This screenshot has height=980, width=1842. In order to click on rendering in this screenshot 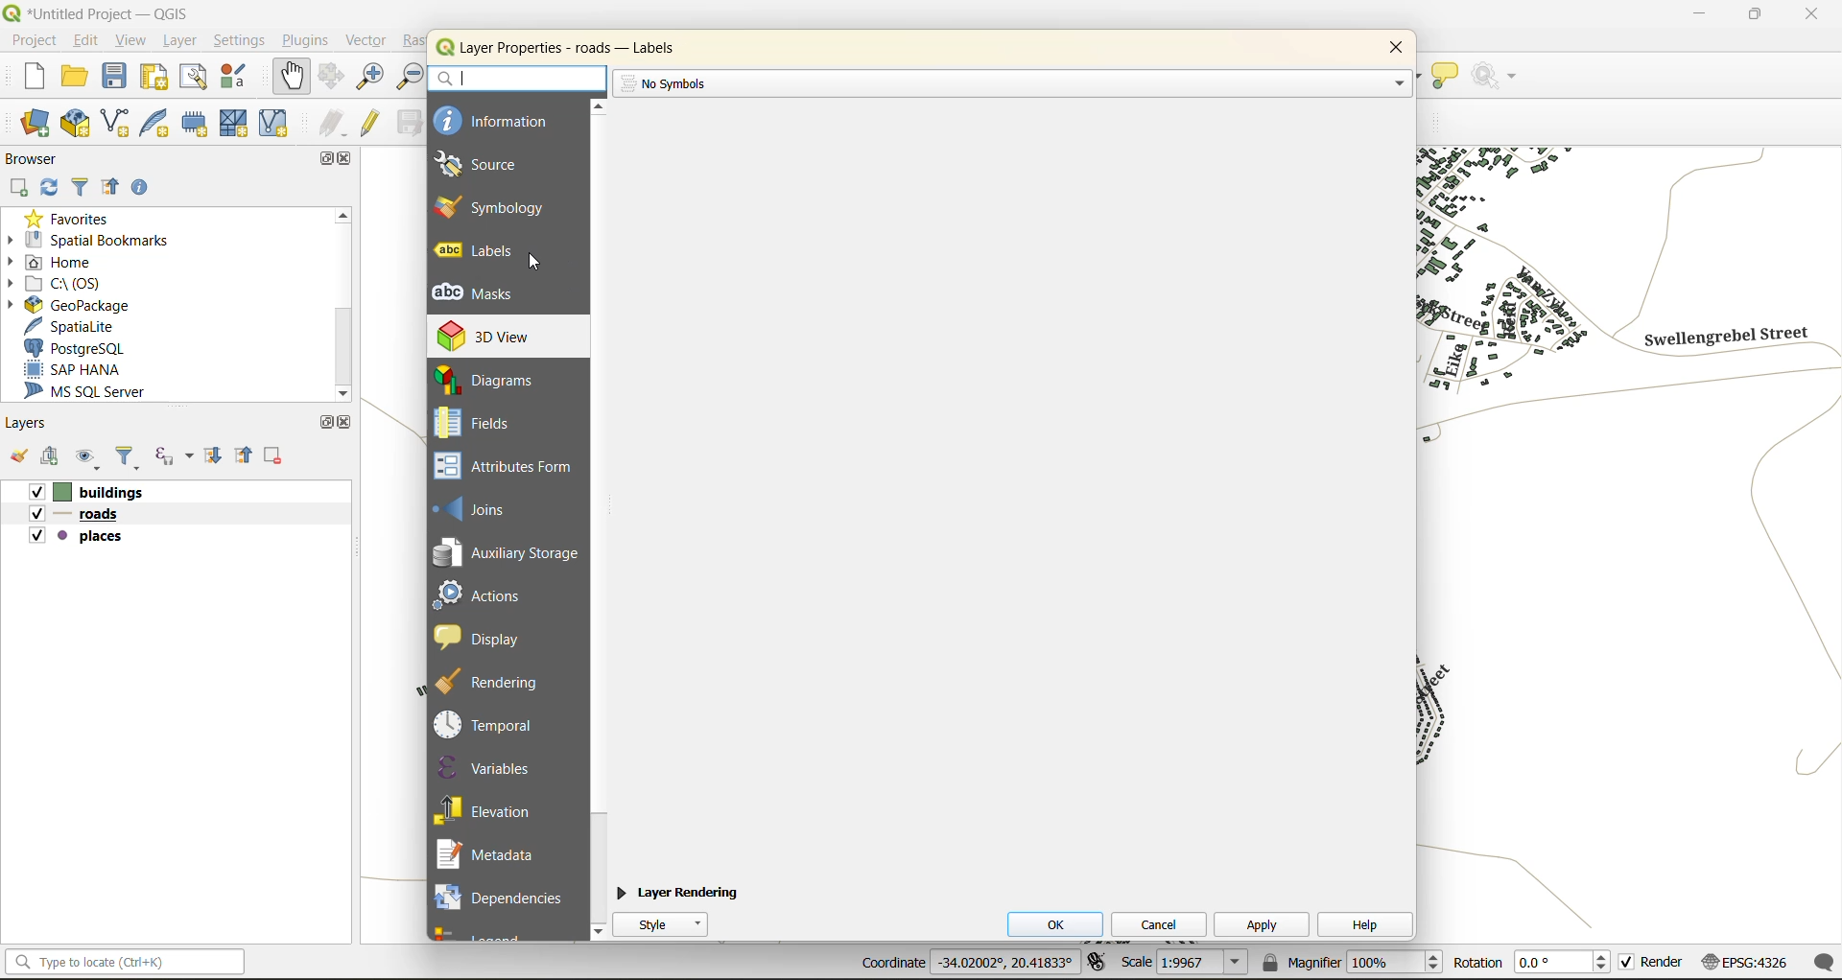, I will do `click(499, 682)`.